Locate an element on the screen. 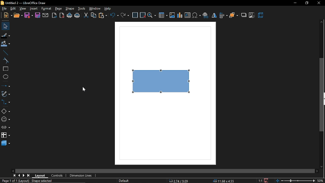 This screenshot has width=325, height=183. connectors is located at coordinates (6, 102).